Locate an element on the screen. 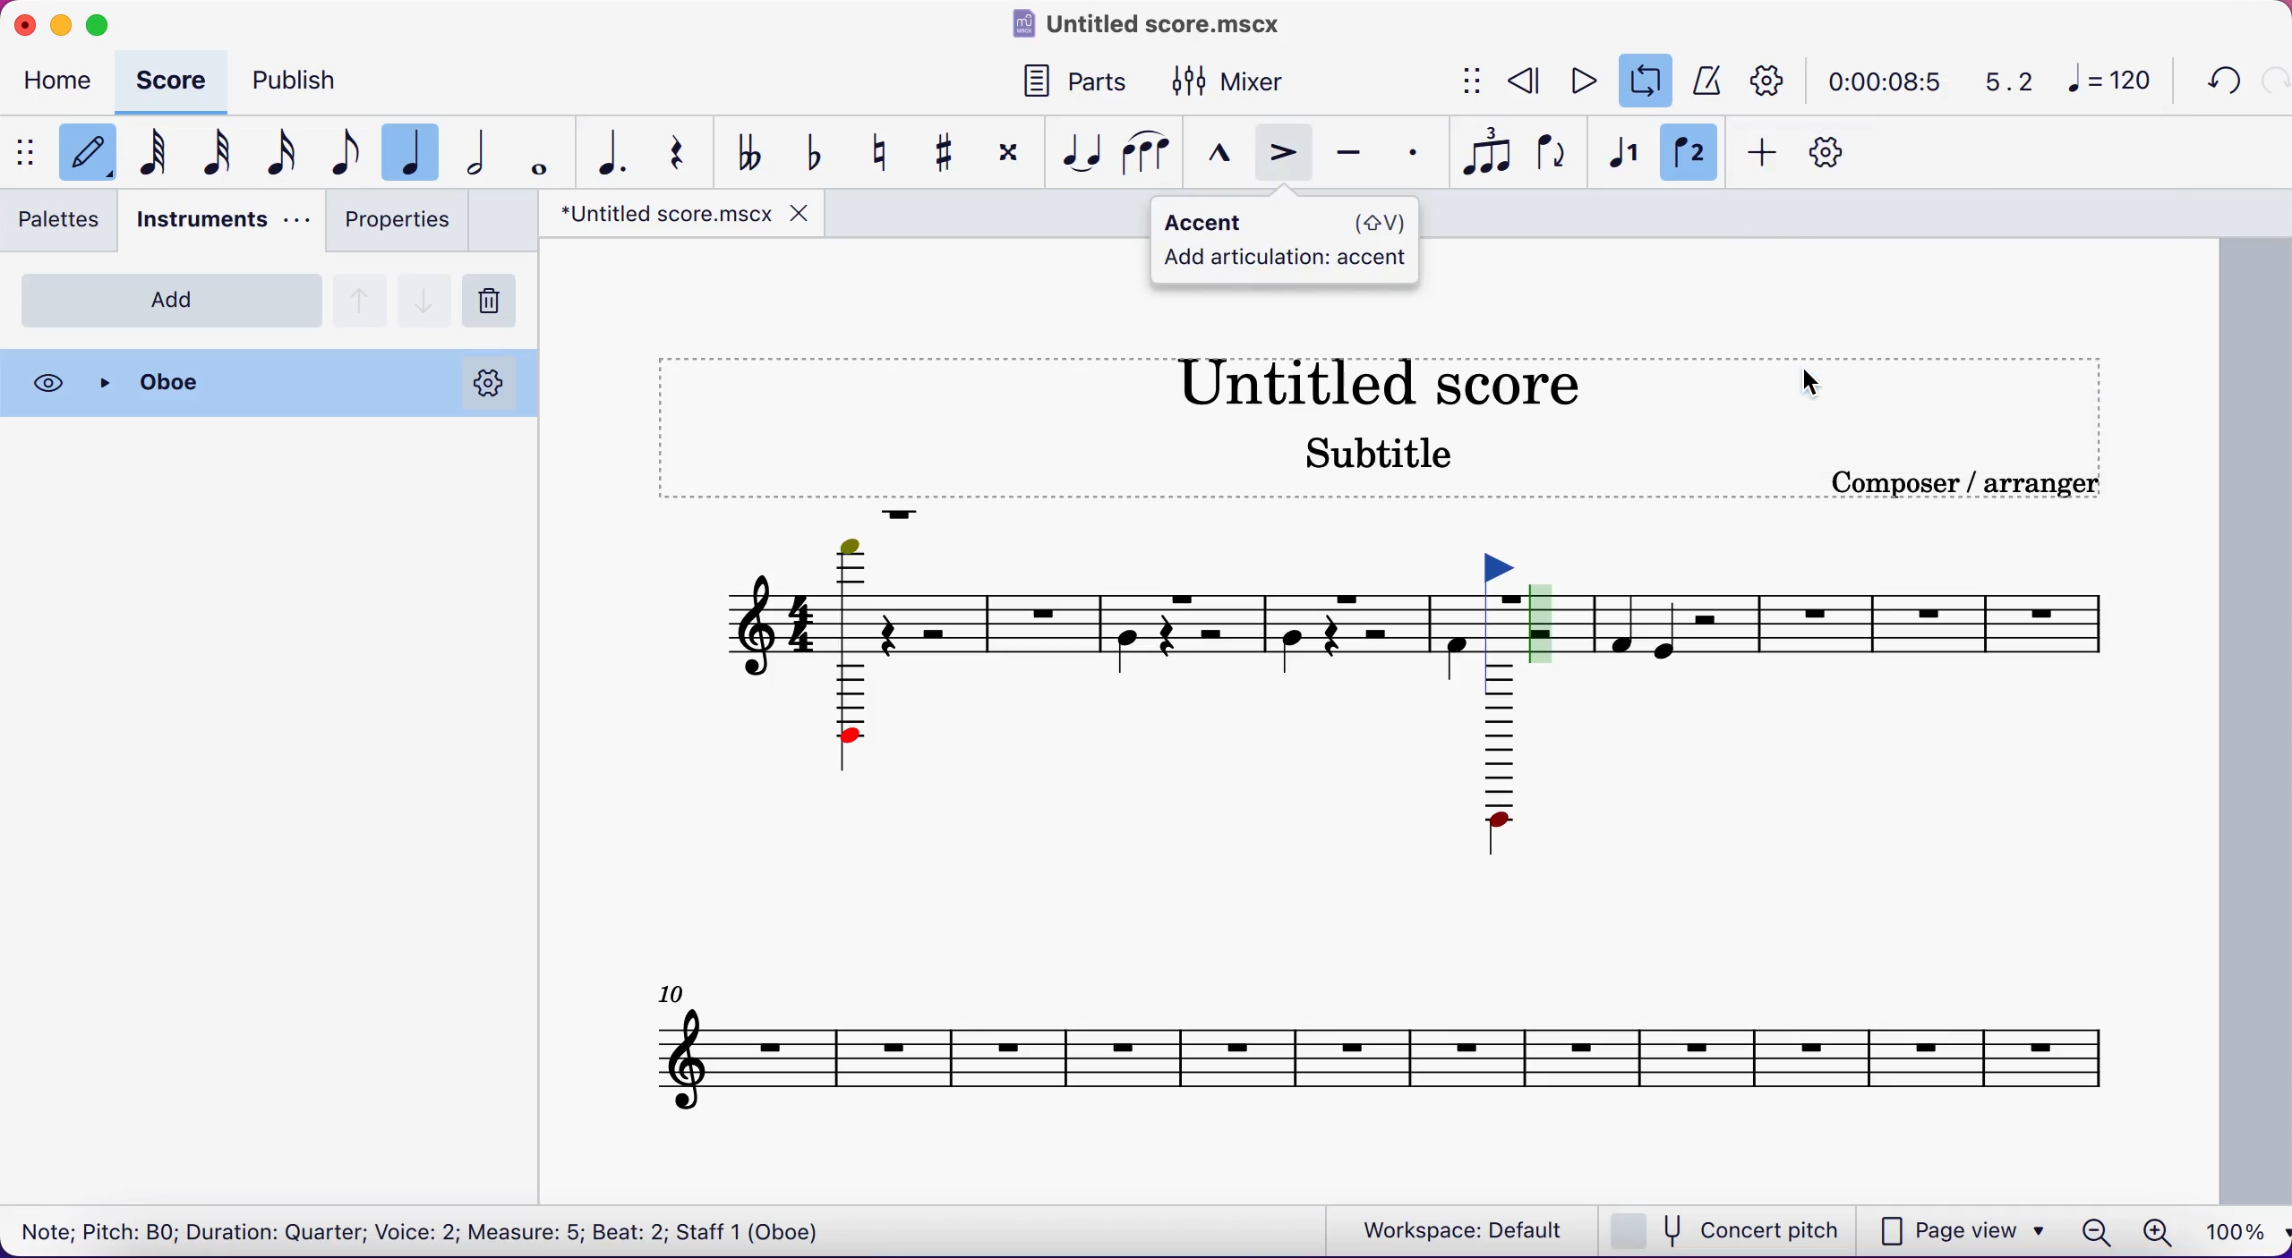 Image resolution: width=2292 pixels, height=1258 pixels. palettes is located at coordinates (64, 225).